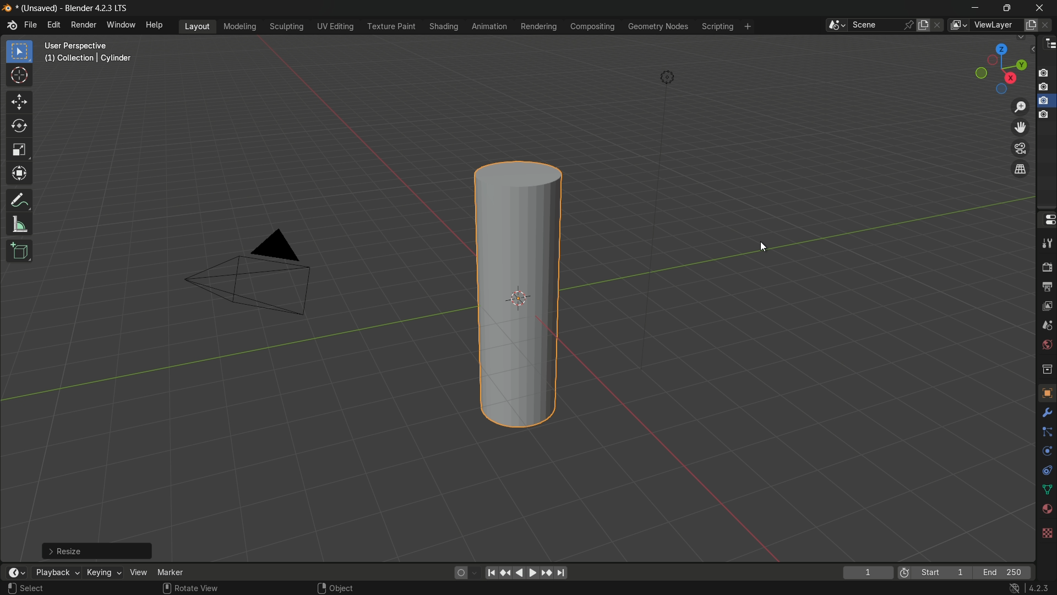 This screenshot has width=1057, height=595. What do you see at coordinates (908, 25) in the screenshot?
I see `pin scene to workplace` at bounding box center [908, 25].